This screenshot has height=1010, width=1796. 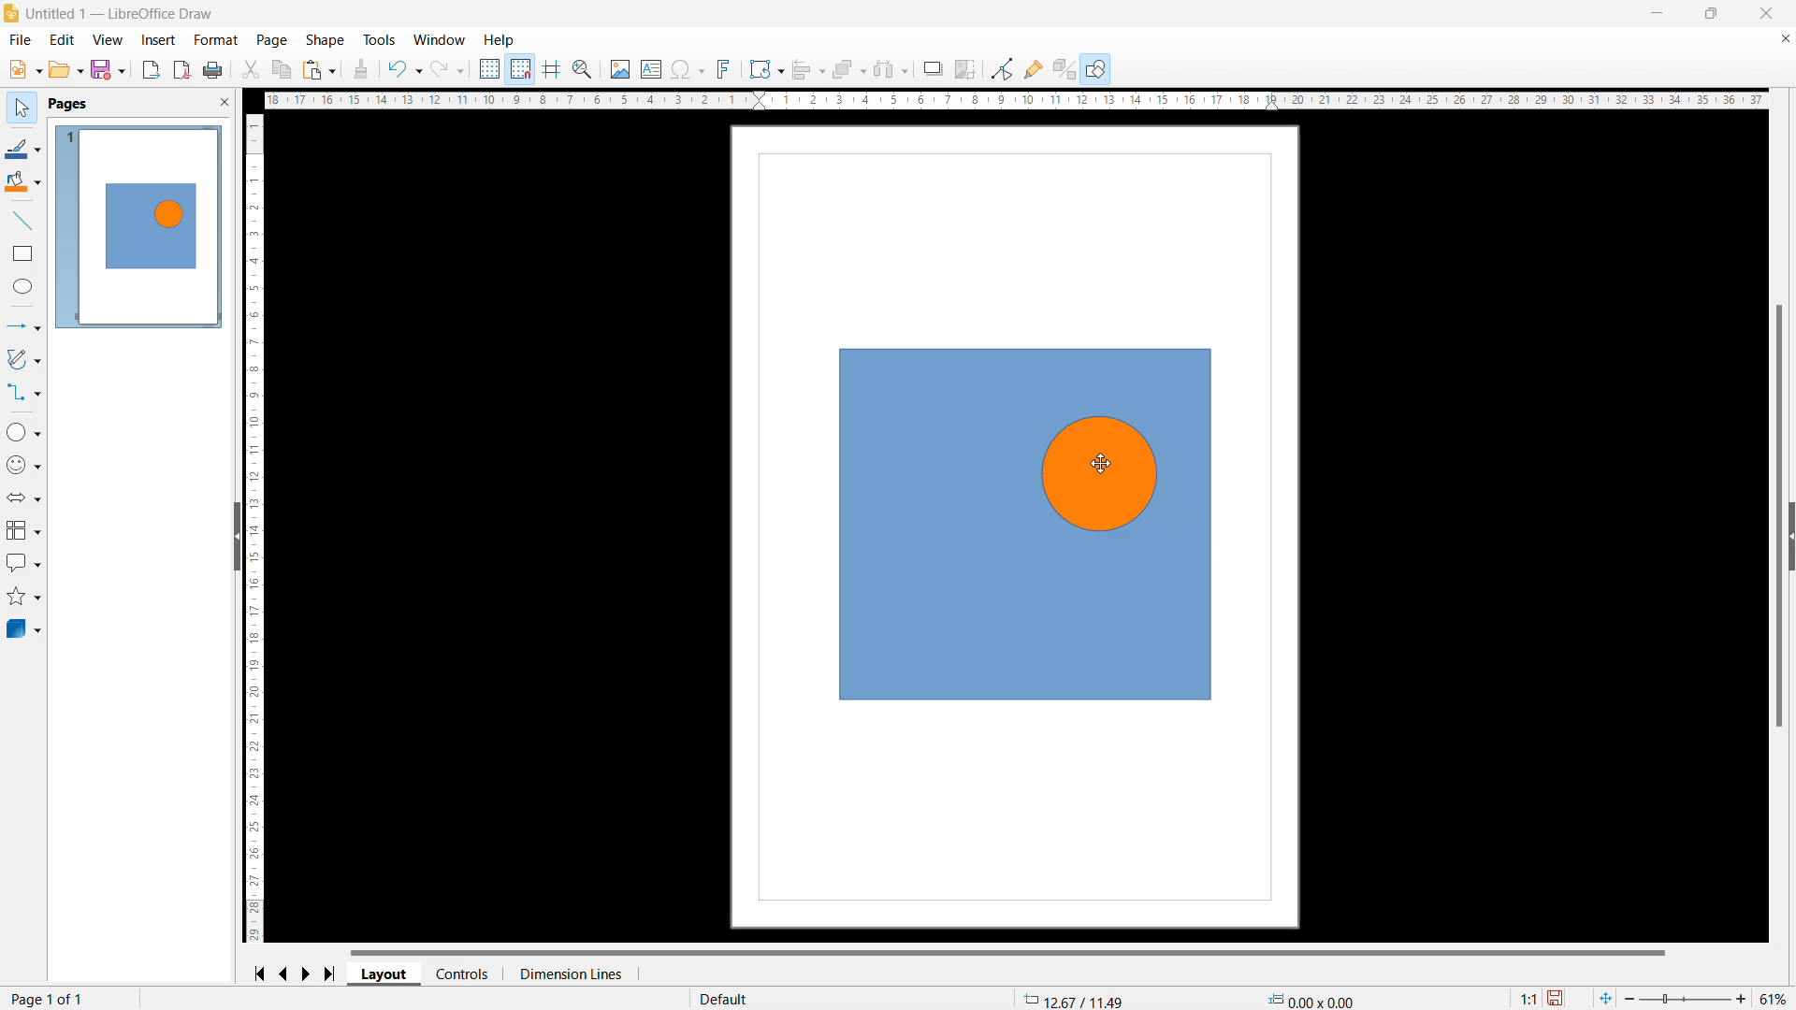 I want to click on line color, so click(x=23, y=149).